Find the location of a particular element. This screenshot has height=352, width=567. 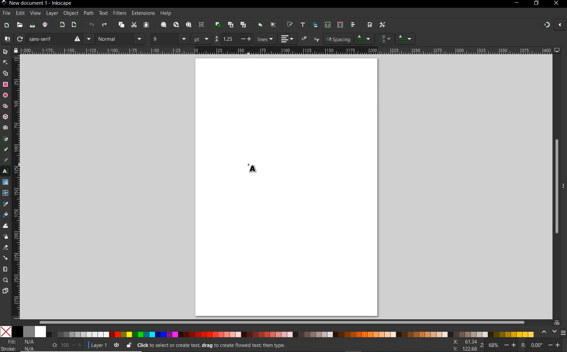

open objects is located at coordinates (316, 25).